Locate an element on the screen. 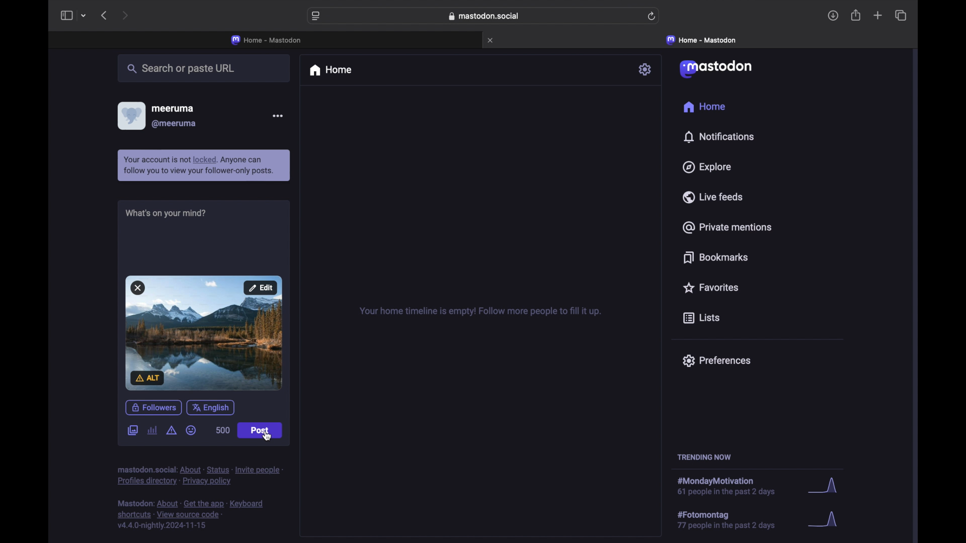  emoji is located at coordinates (193, 432).